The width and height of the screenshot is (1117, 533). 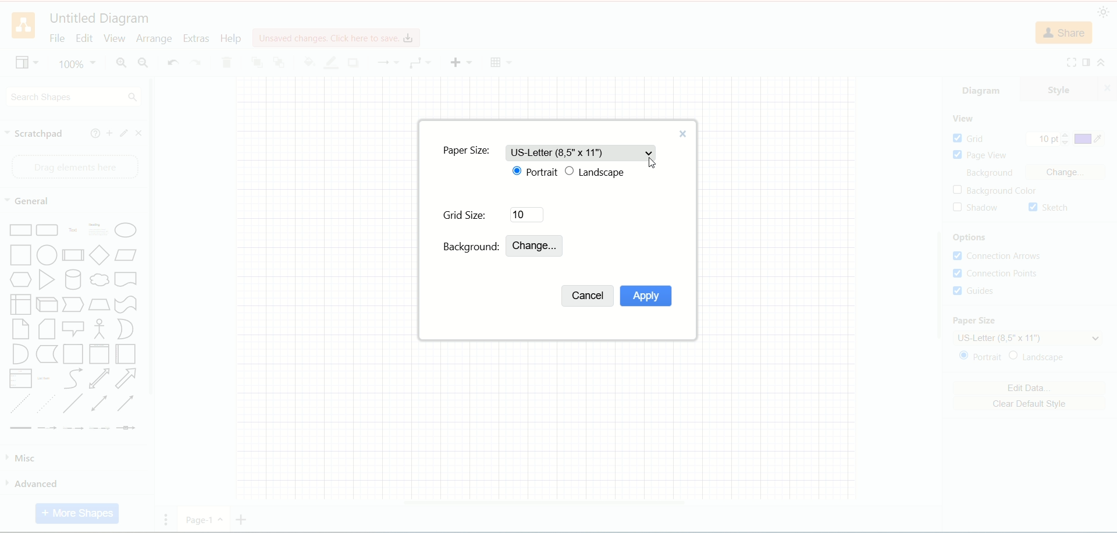 What do you see at coordinates (73, 305) in the screenshot?
I see `Step` at bounding box center [73, 305].